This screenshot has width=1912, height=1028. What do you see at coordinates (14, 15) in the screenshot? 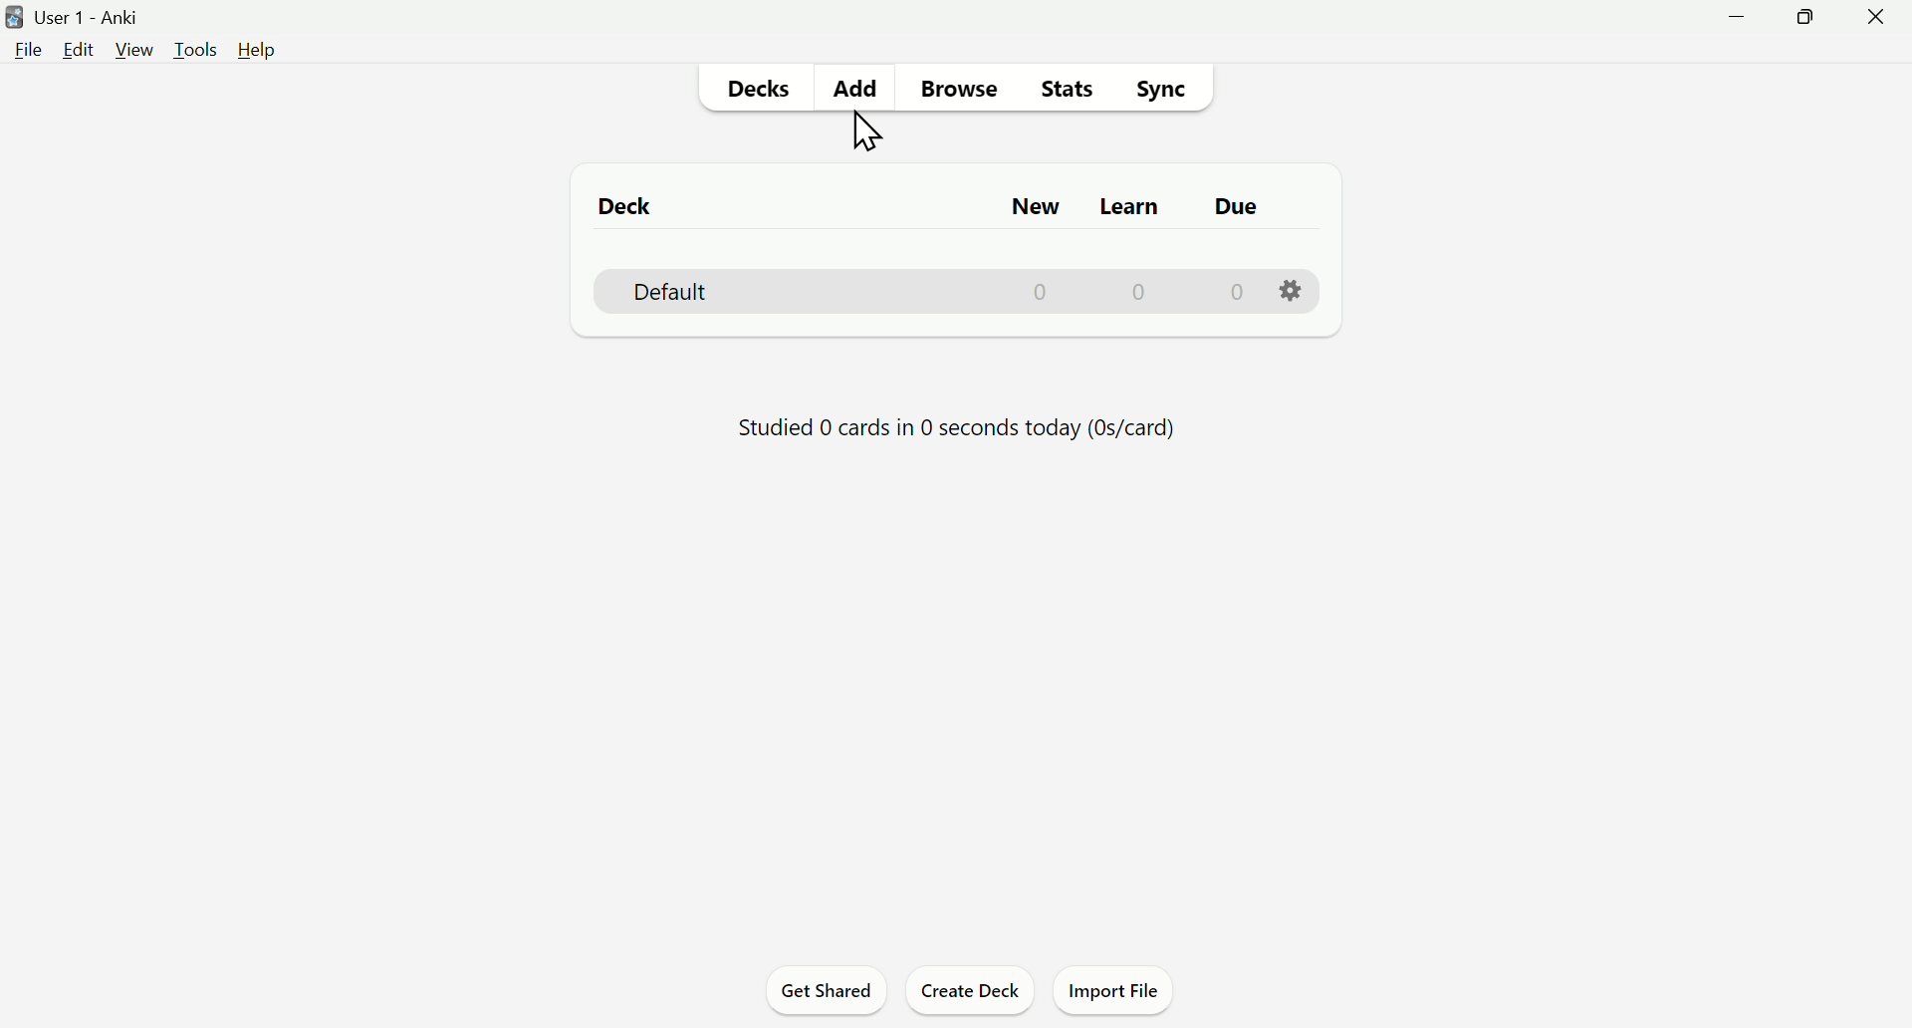
I see `logo` at bounding box center [14, 15].